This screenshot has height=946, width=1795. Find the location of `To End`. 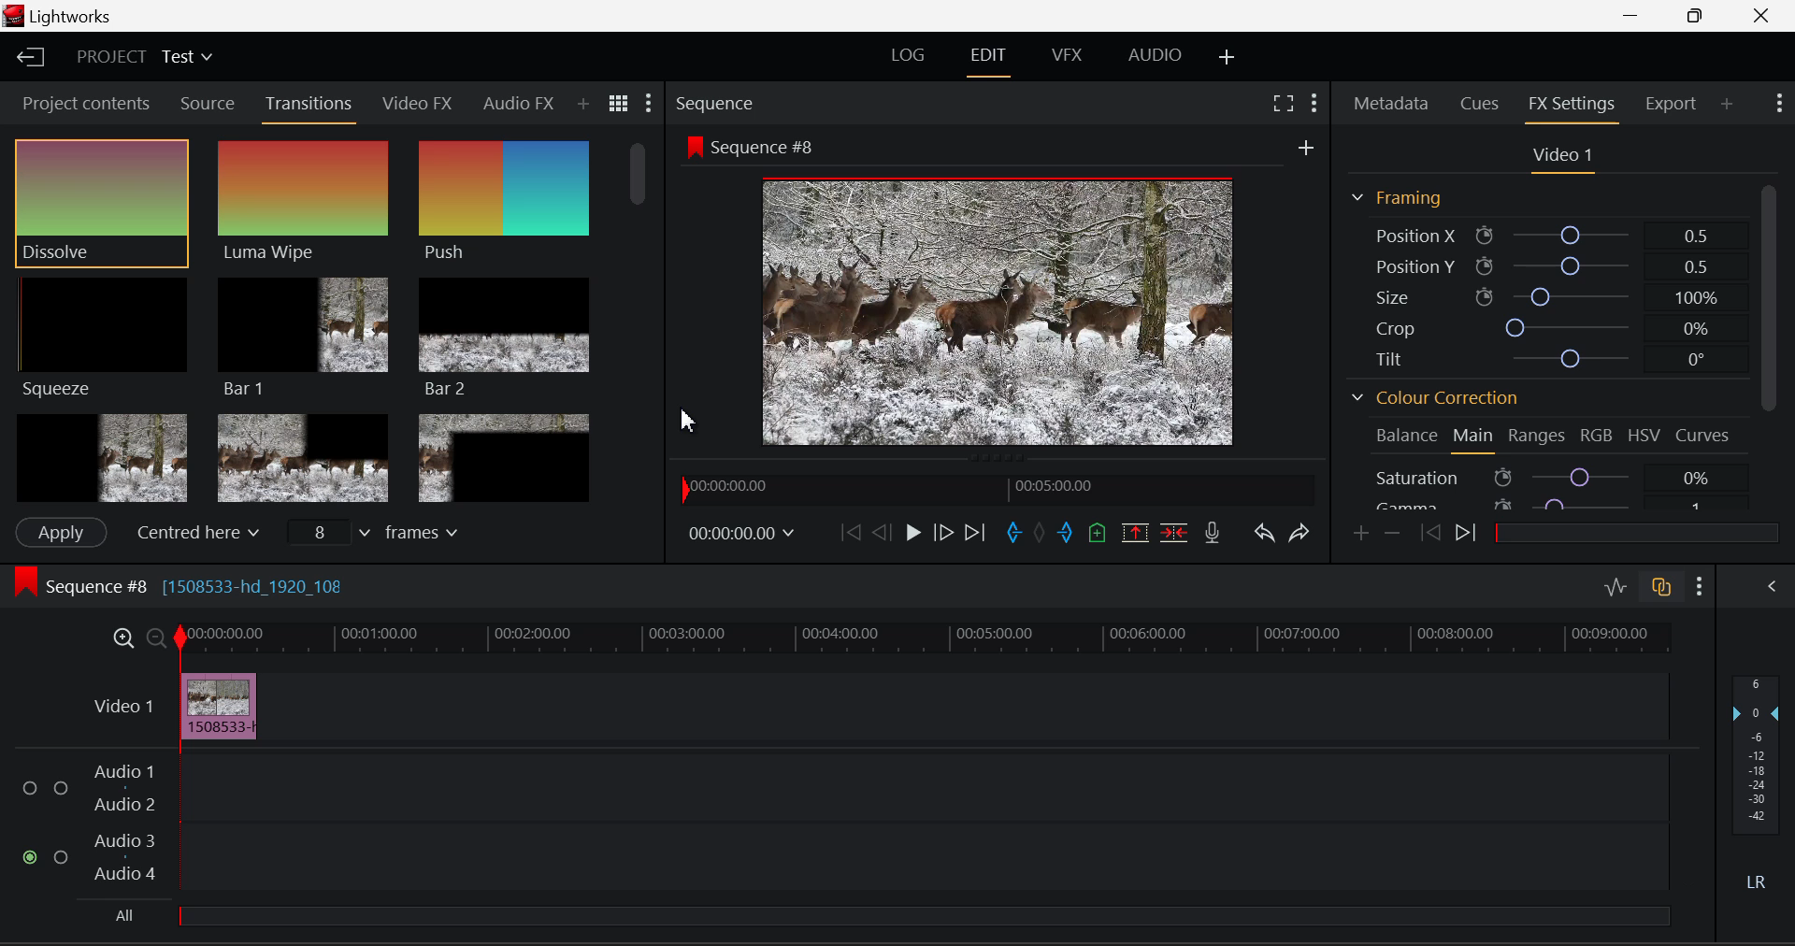

To End is located at coordinates (975, 533).